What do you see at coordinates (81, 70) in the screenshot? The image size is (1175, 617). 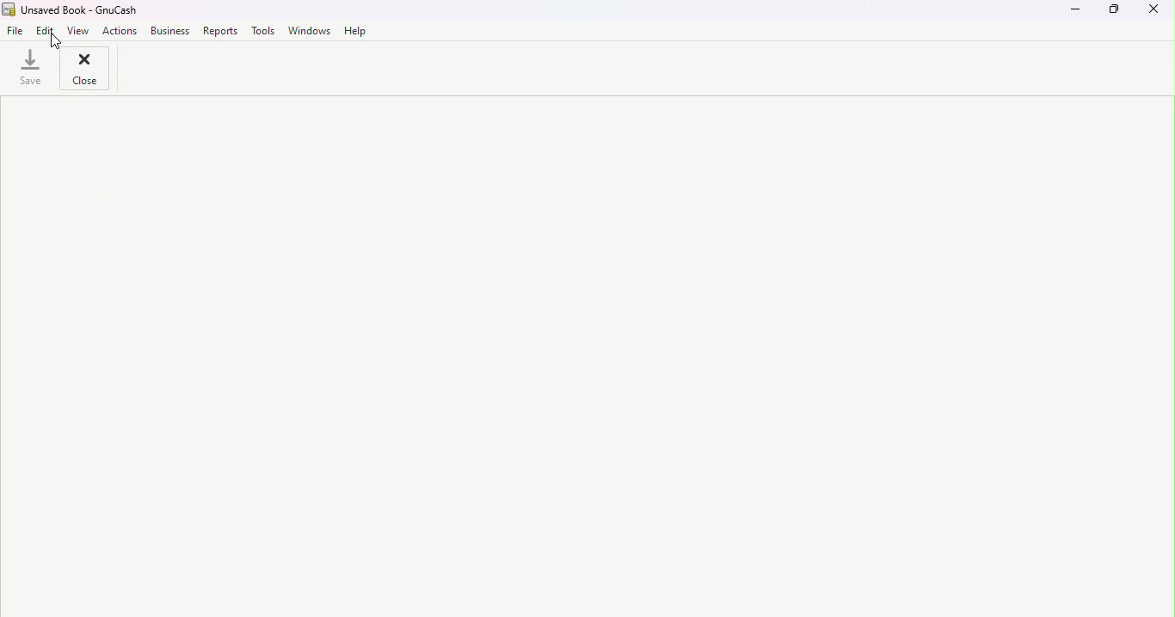 I see `Close` at bounding box center [81, 70].